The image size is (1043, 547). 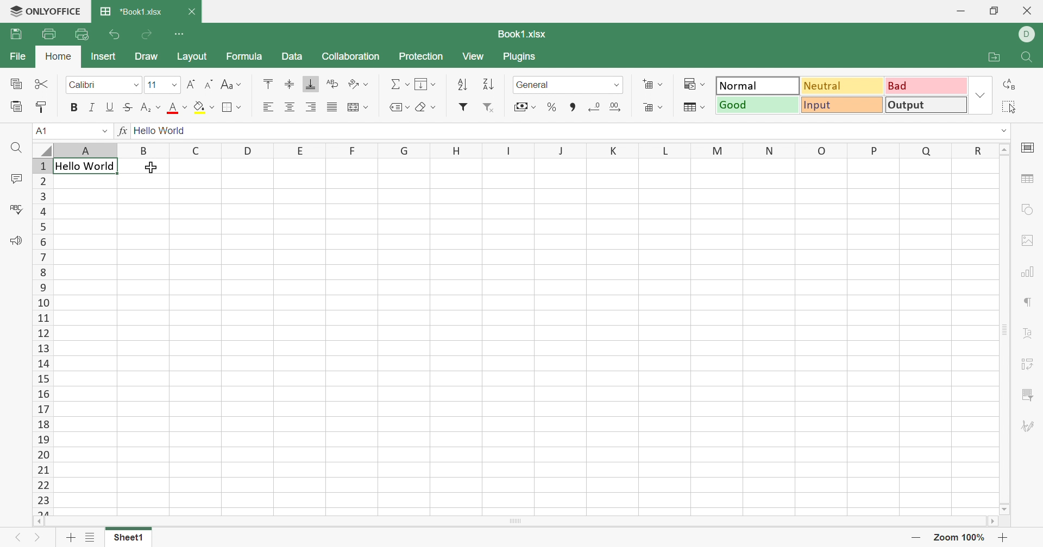 I want to click on Replace, so click(x=1009, y=84).